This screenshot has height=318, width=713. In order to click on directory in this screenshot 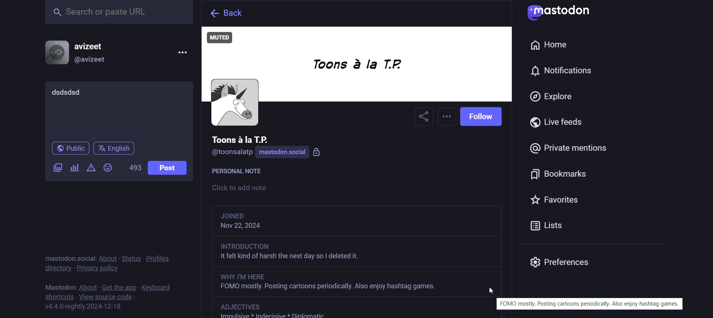, I will do `click(55, 270)`.